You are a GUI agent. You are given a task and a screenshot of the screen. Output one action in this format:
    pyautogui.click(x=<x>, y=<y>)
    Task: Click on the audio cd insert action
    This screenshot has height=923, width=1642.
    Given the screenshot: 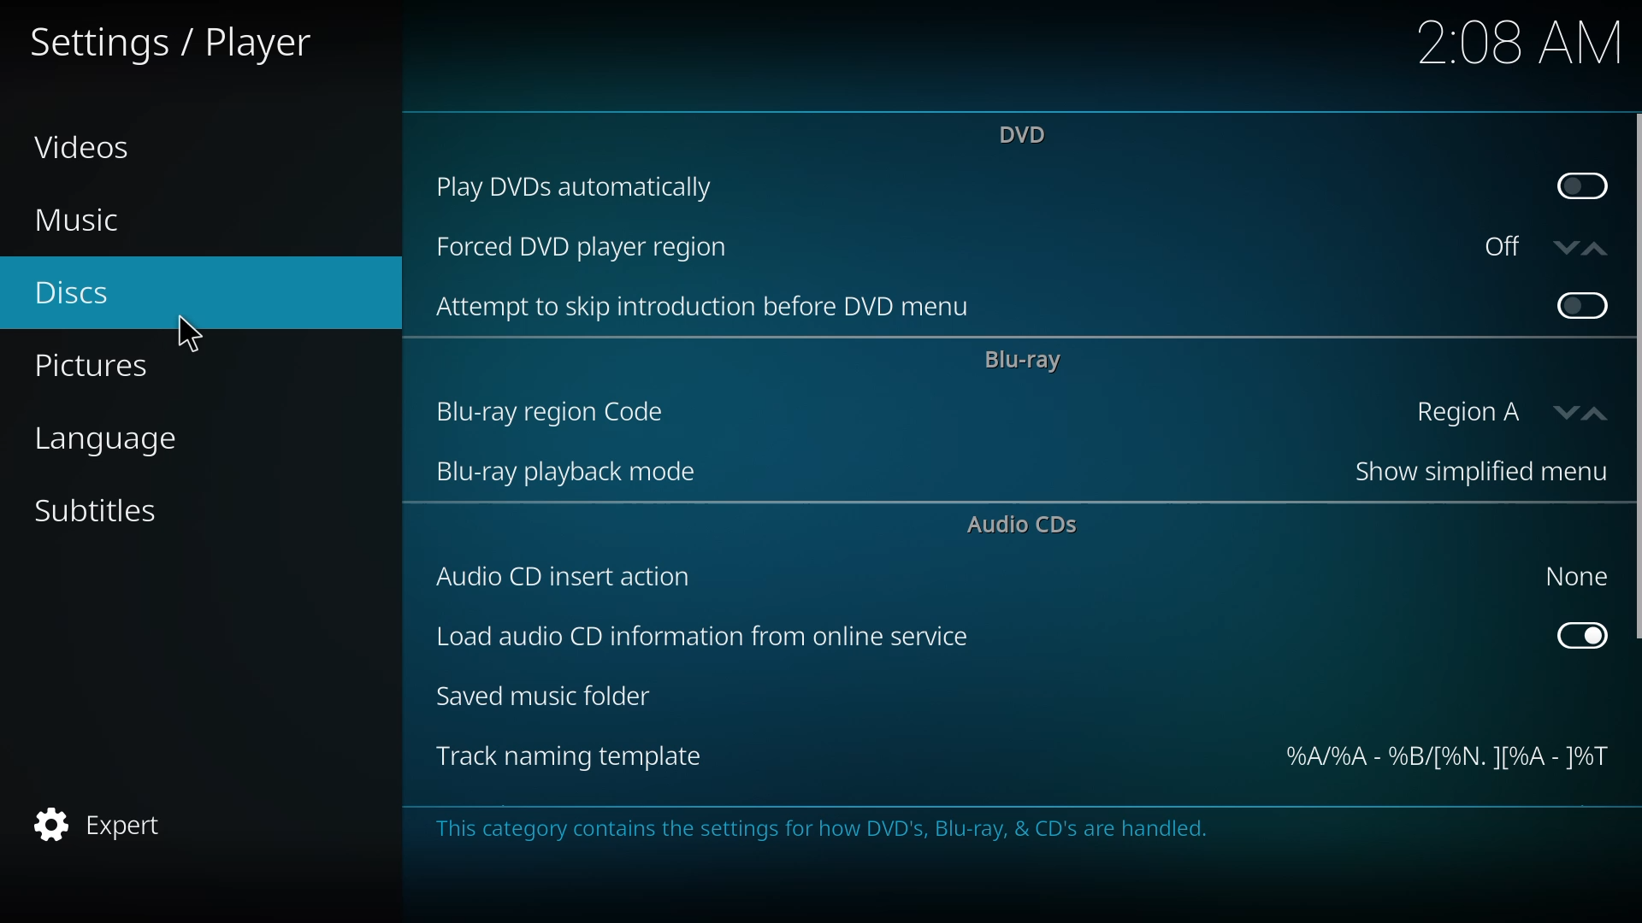 What is the action you would take?
    pyautogui.click(x=567, y=576)
    